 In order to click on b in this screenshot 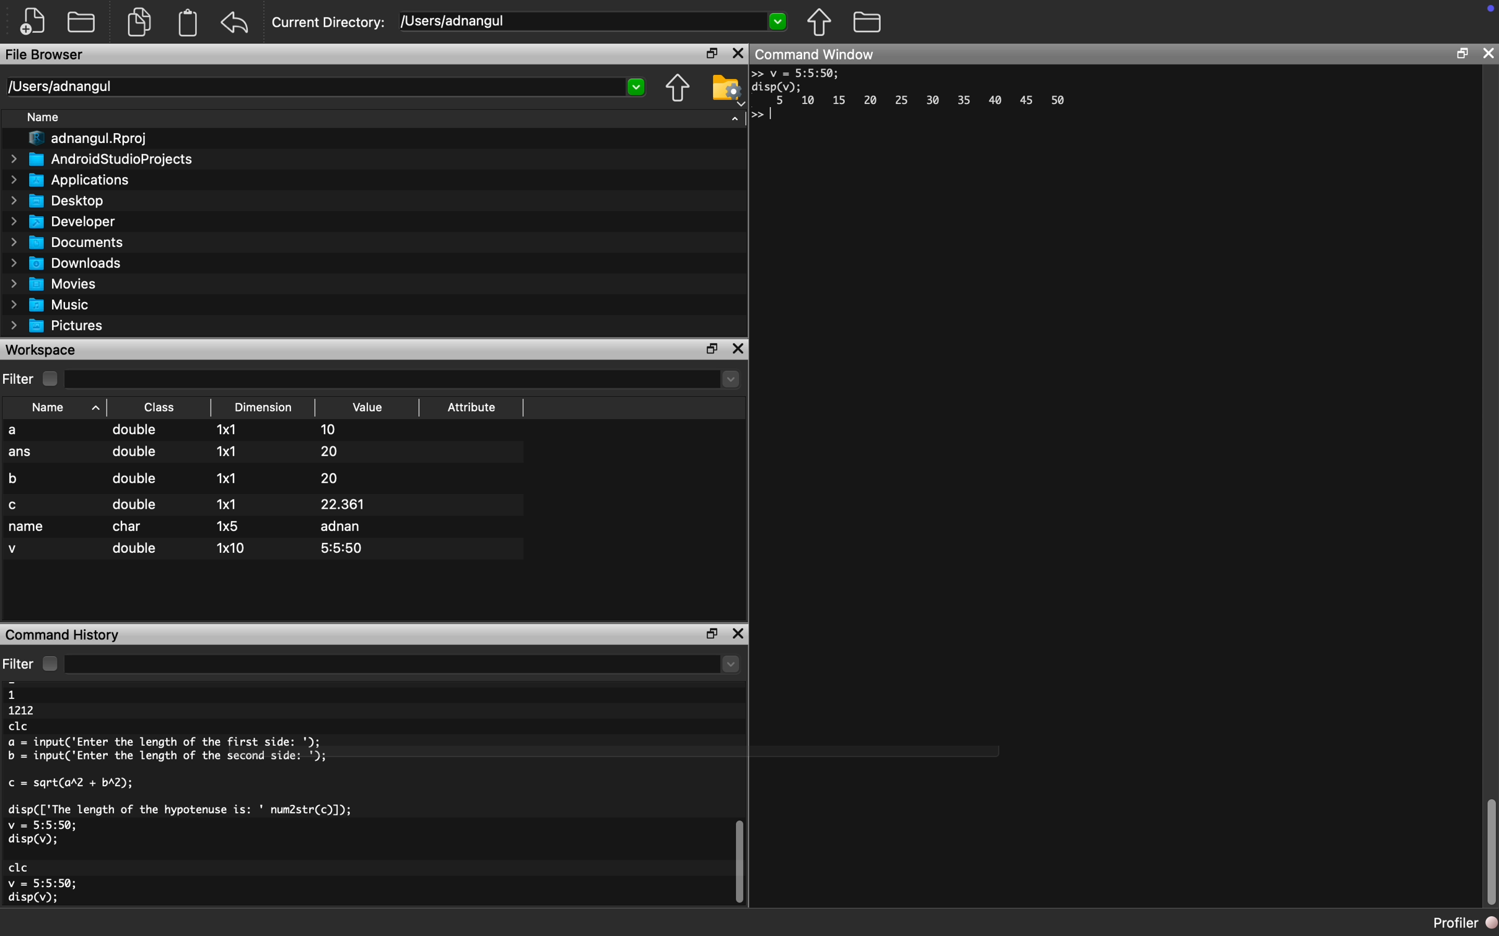, I will do `click(15, 480)`.